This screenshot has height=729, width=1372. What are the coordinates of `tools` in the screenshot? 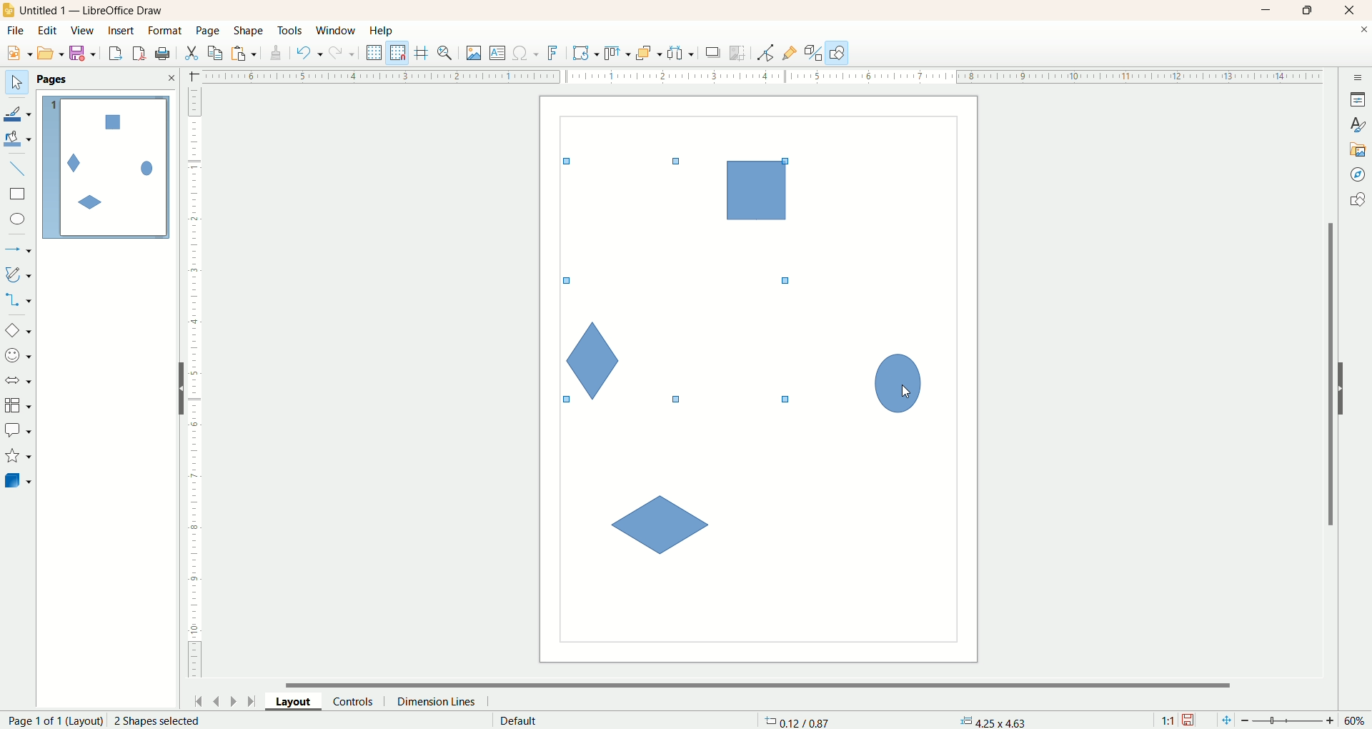 It's located at (291, 31).